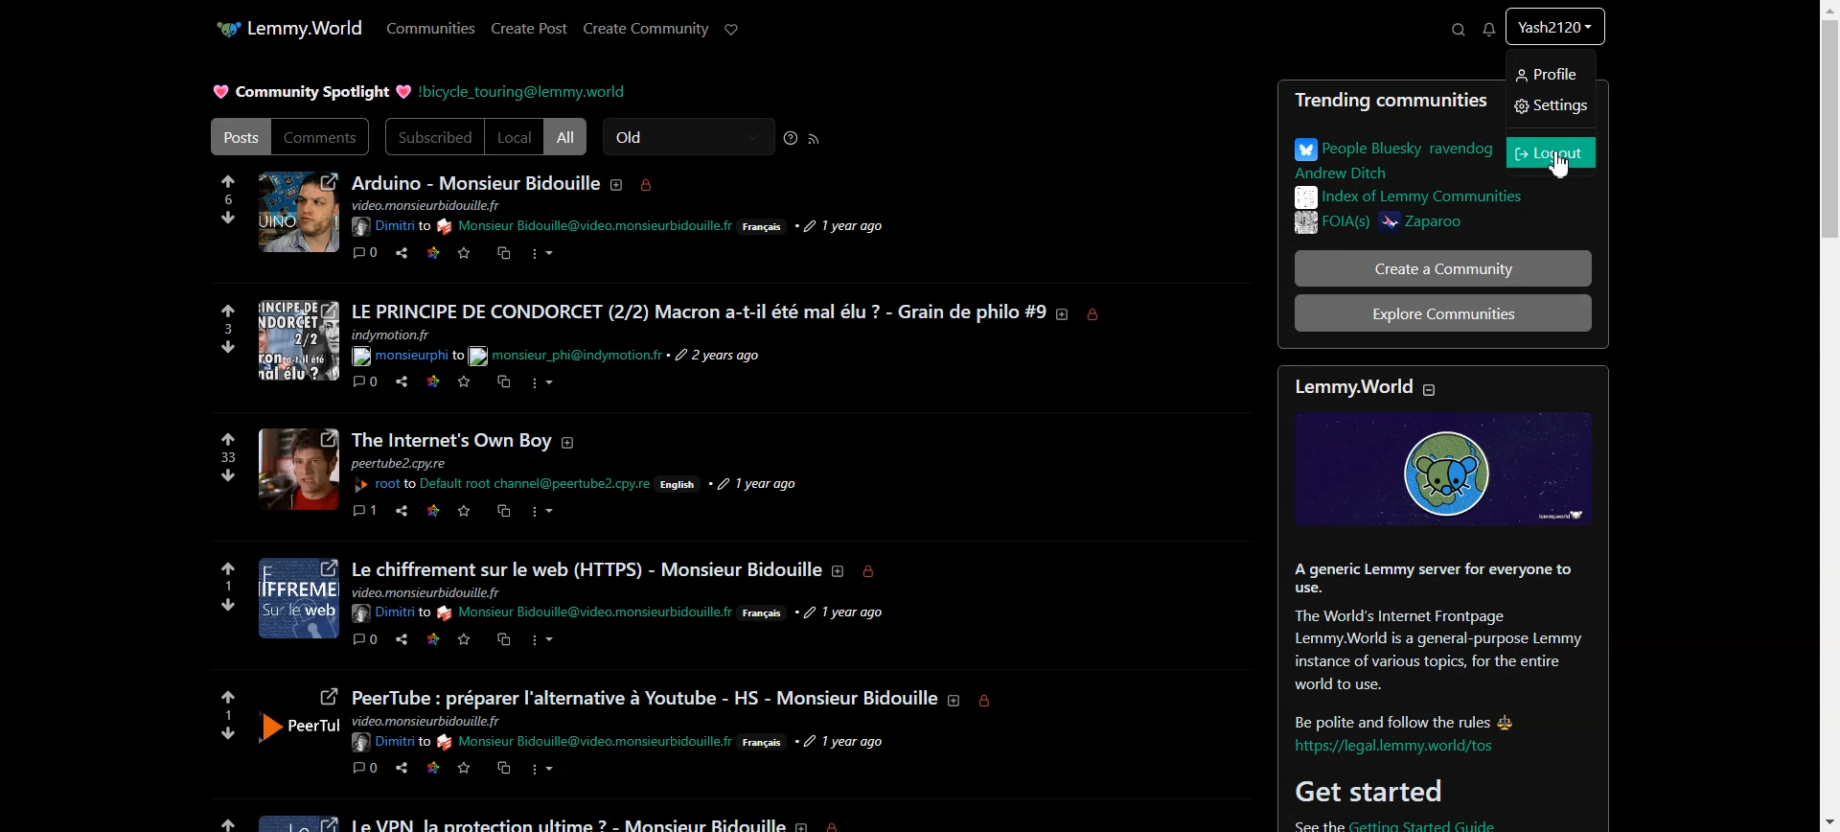 Image resolution: width=1840 pixels, height=832 pixels. I want to click on Unread Message, so click(1489, 29).